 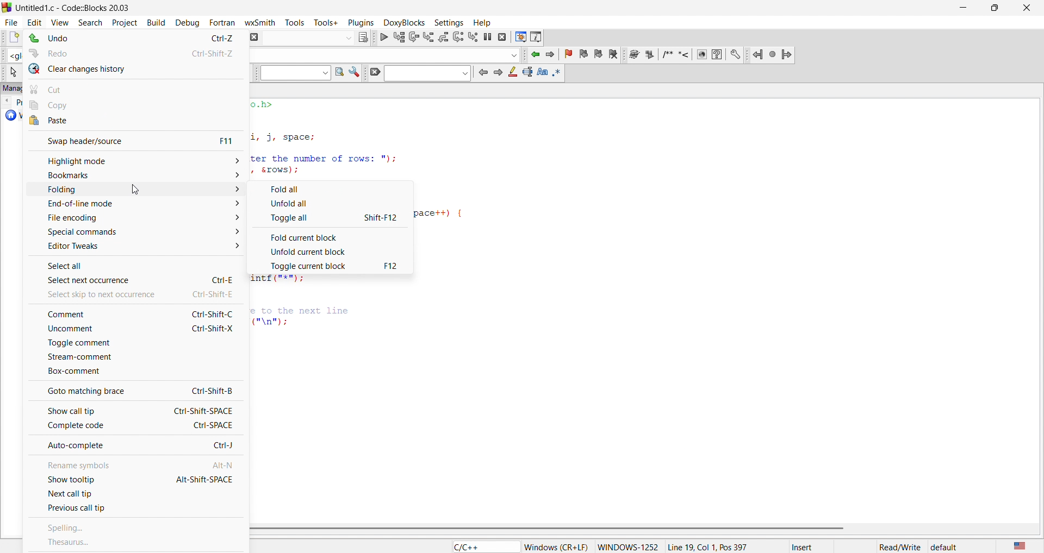 I want to click on break debugging, so click(x=488, y=37).